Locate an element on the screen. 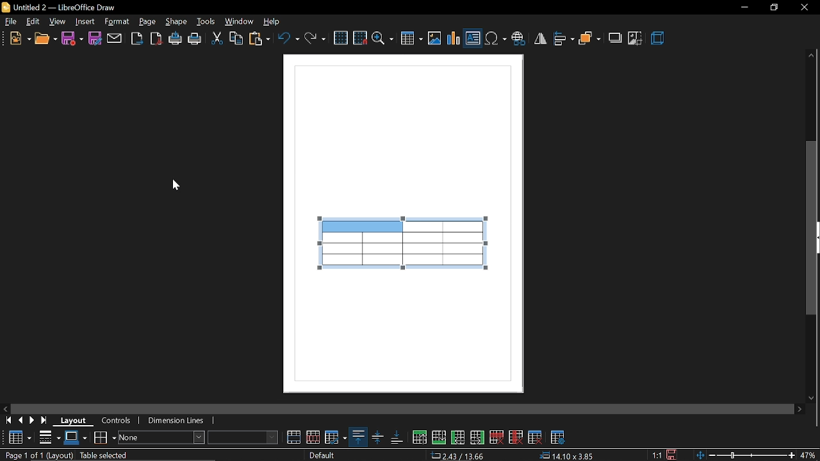  move down is located at coordinates (810, 397).